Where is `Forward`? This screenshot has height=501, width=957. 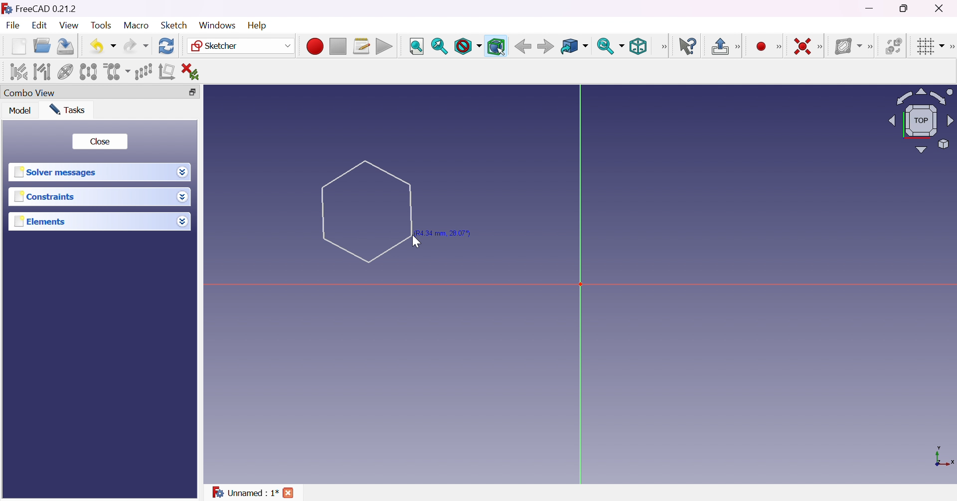 Forward is located at coordinates (546, 46).